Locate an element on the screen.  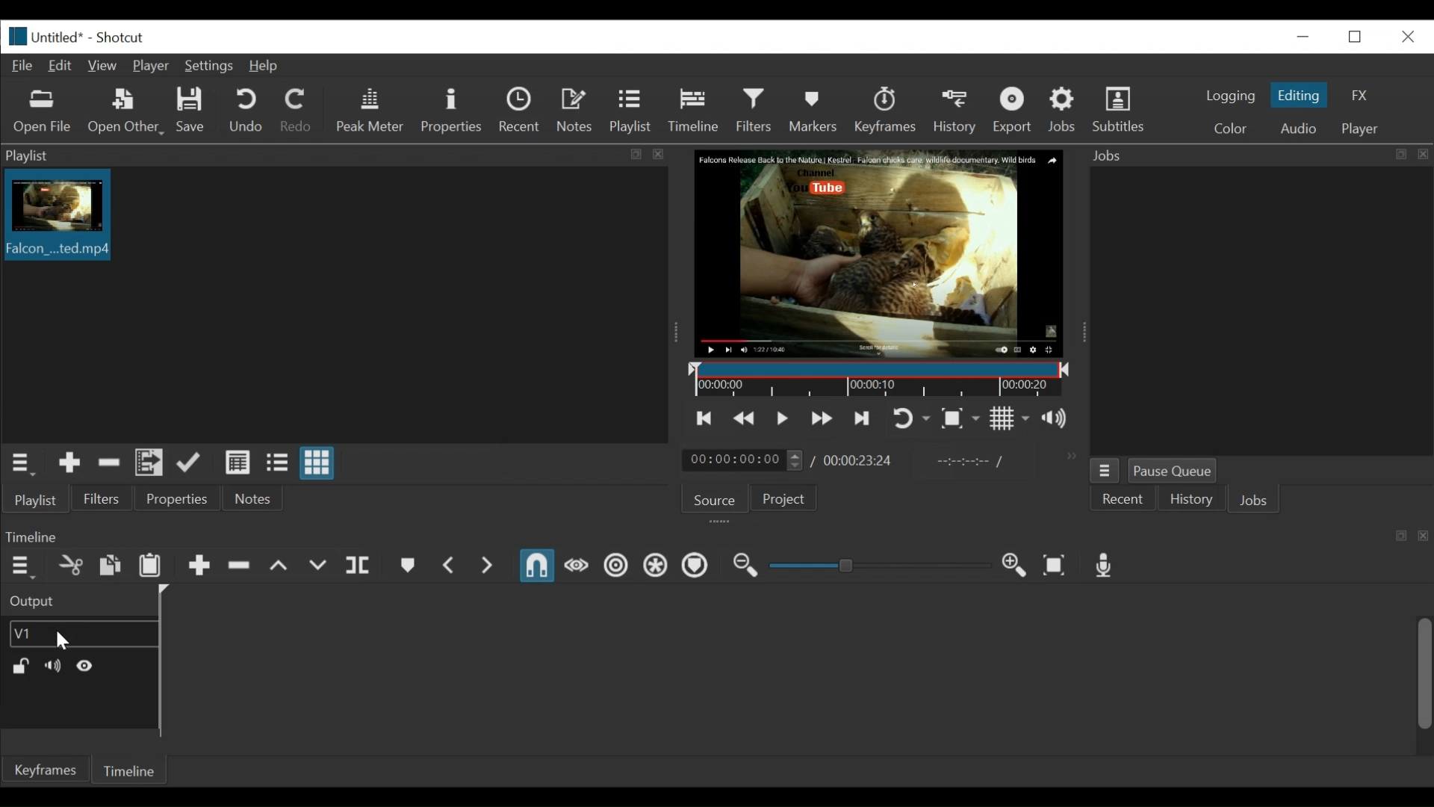
Copy is located at coordinates (111, 567).